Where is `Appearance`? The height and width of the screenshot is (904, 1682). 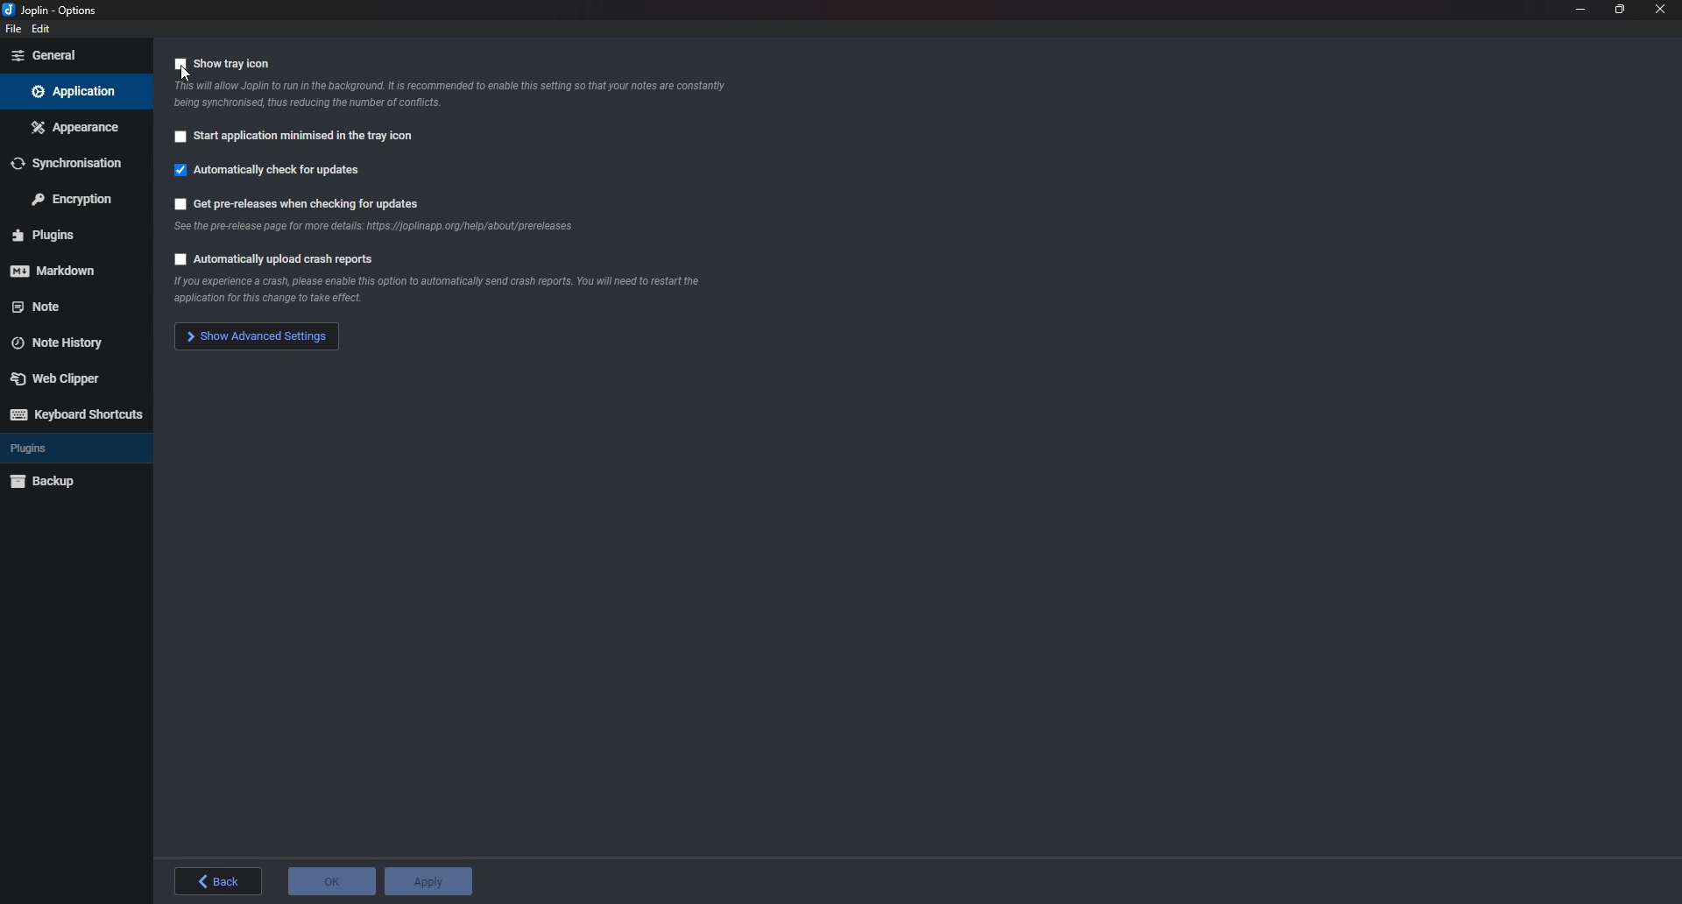
Appearance is located at coordinates (74, 126).